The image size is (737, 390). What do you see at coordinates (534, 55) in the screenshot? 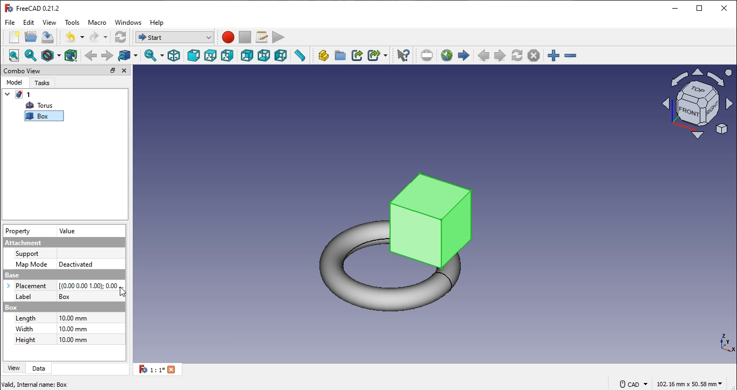
I see `stop loading` at bounding box center [534, 55].